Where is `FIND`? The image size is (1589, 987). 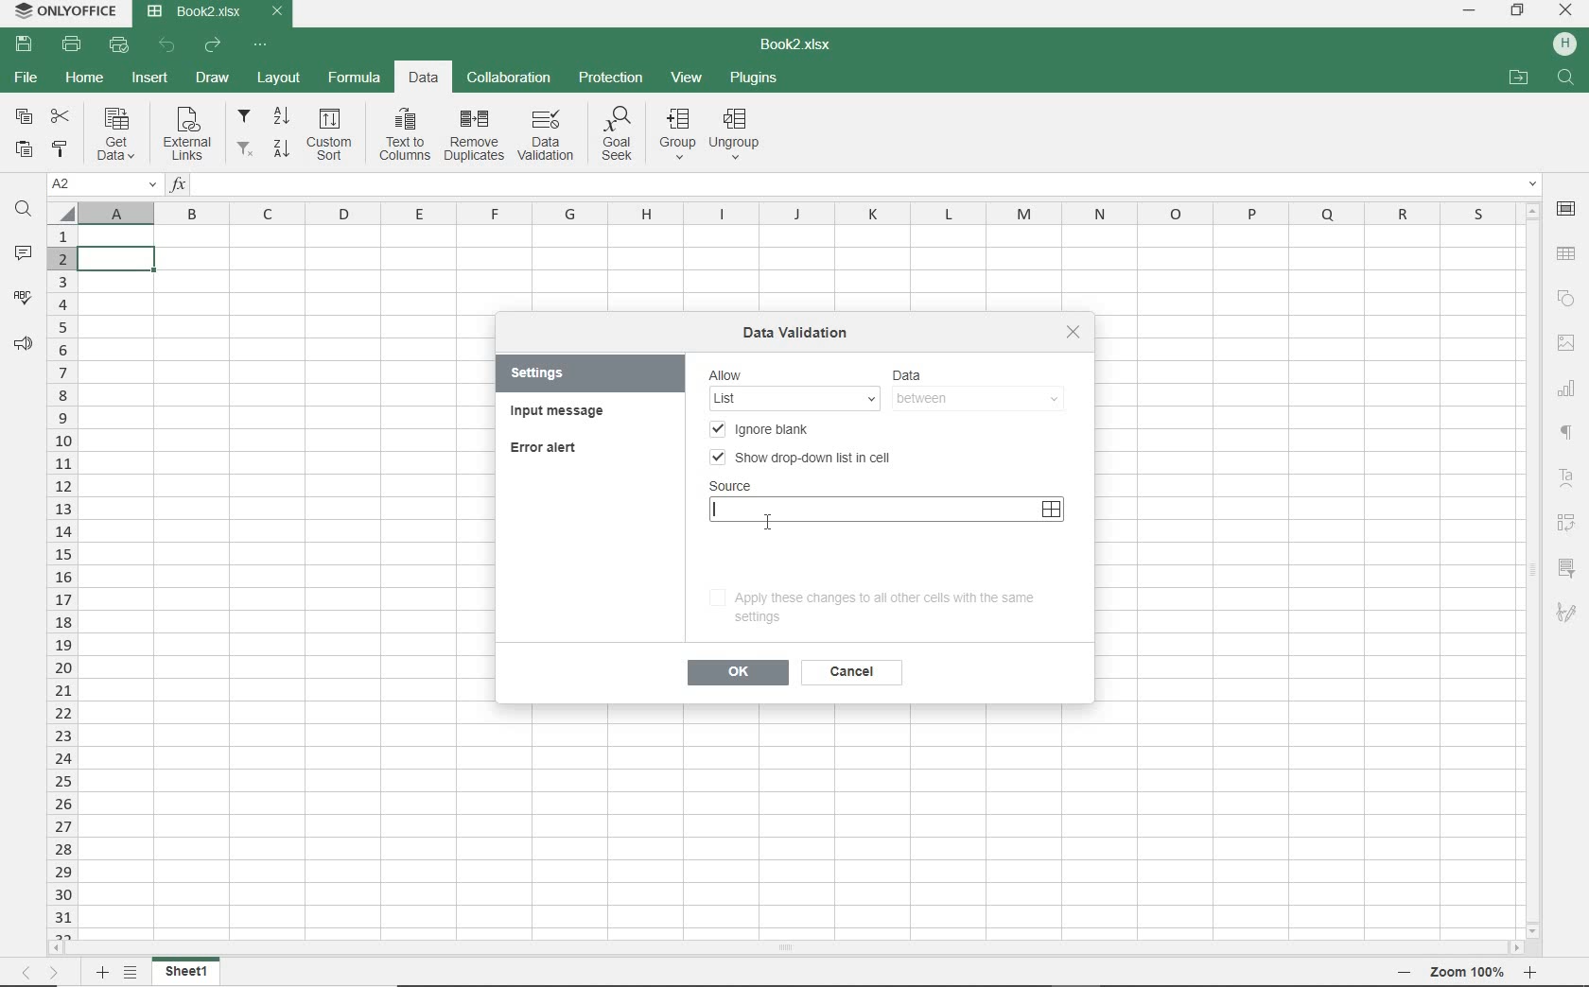 FIND is located at coordinates (22, 211).